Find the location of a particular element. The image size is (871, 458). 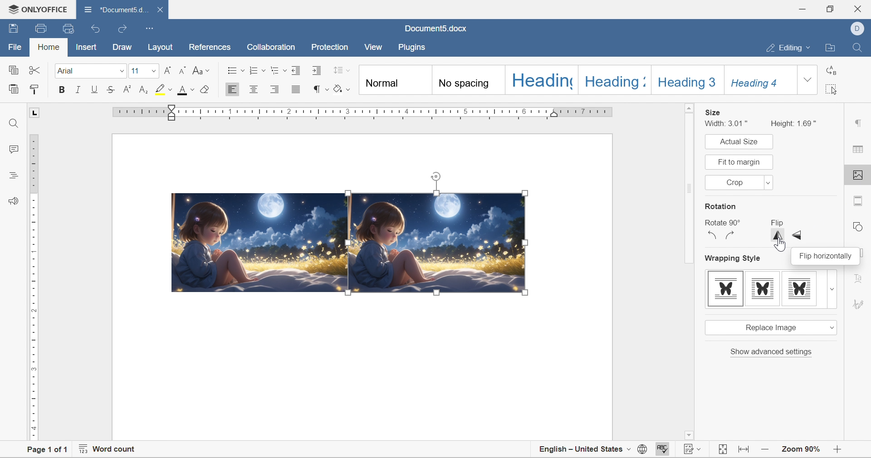

Align center is located at coordinates (255, 89).